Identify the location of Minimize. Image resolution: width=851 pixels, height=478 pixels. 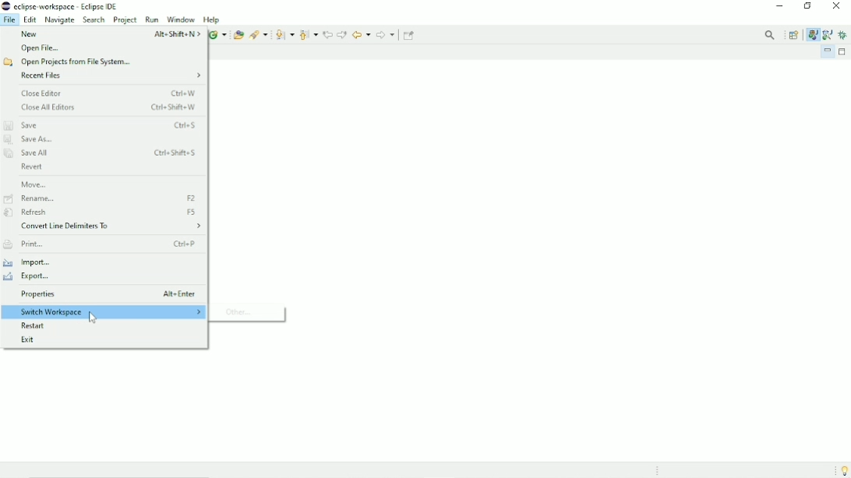
(779, 7).